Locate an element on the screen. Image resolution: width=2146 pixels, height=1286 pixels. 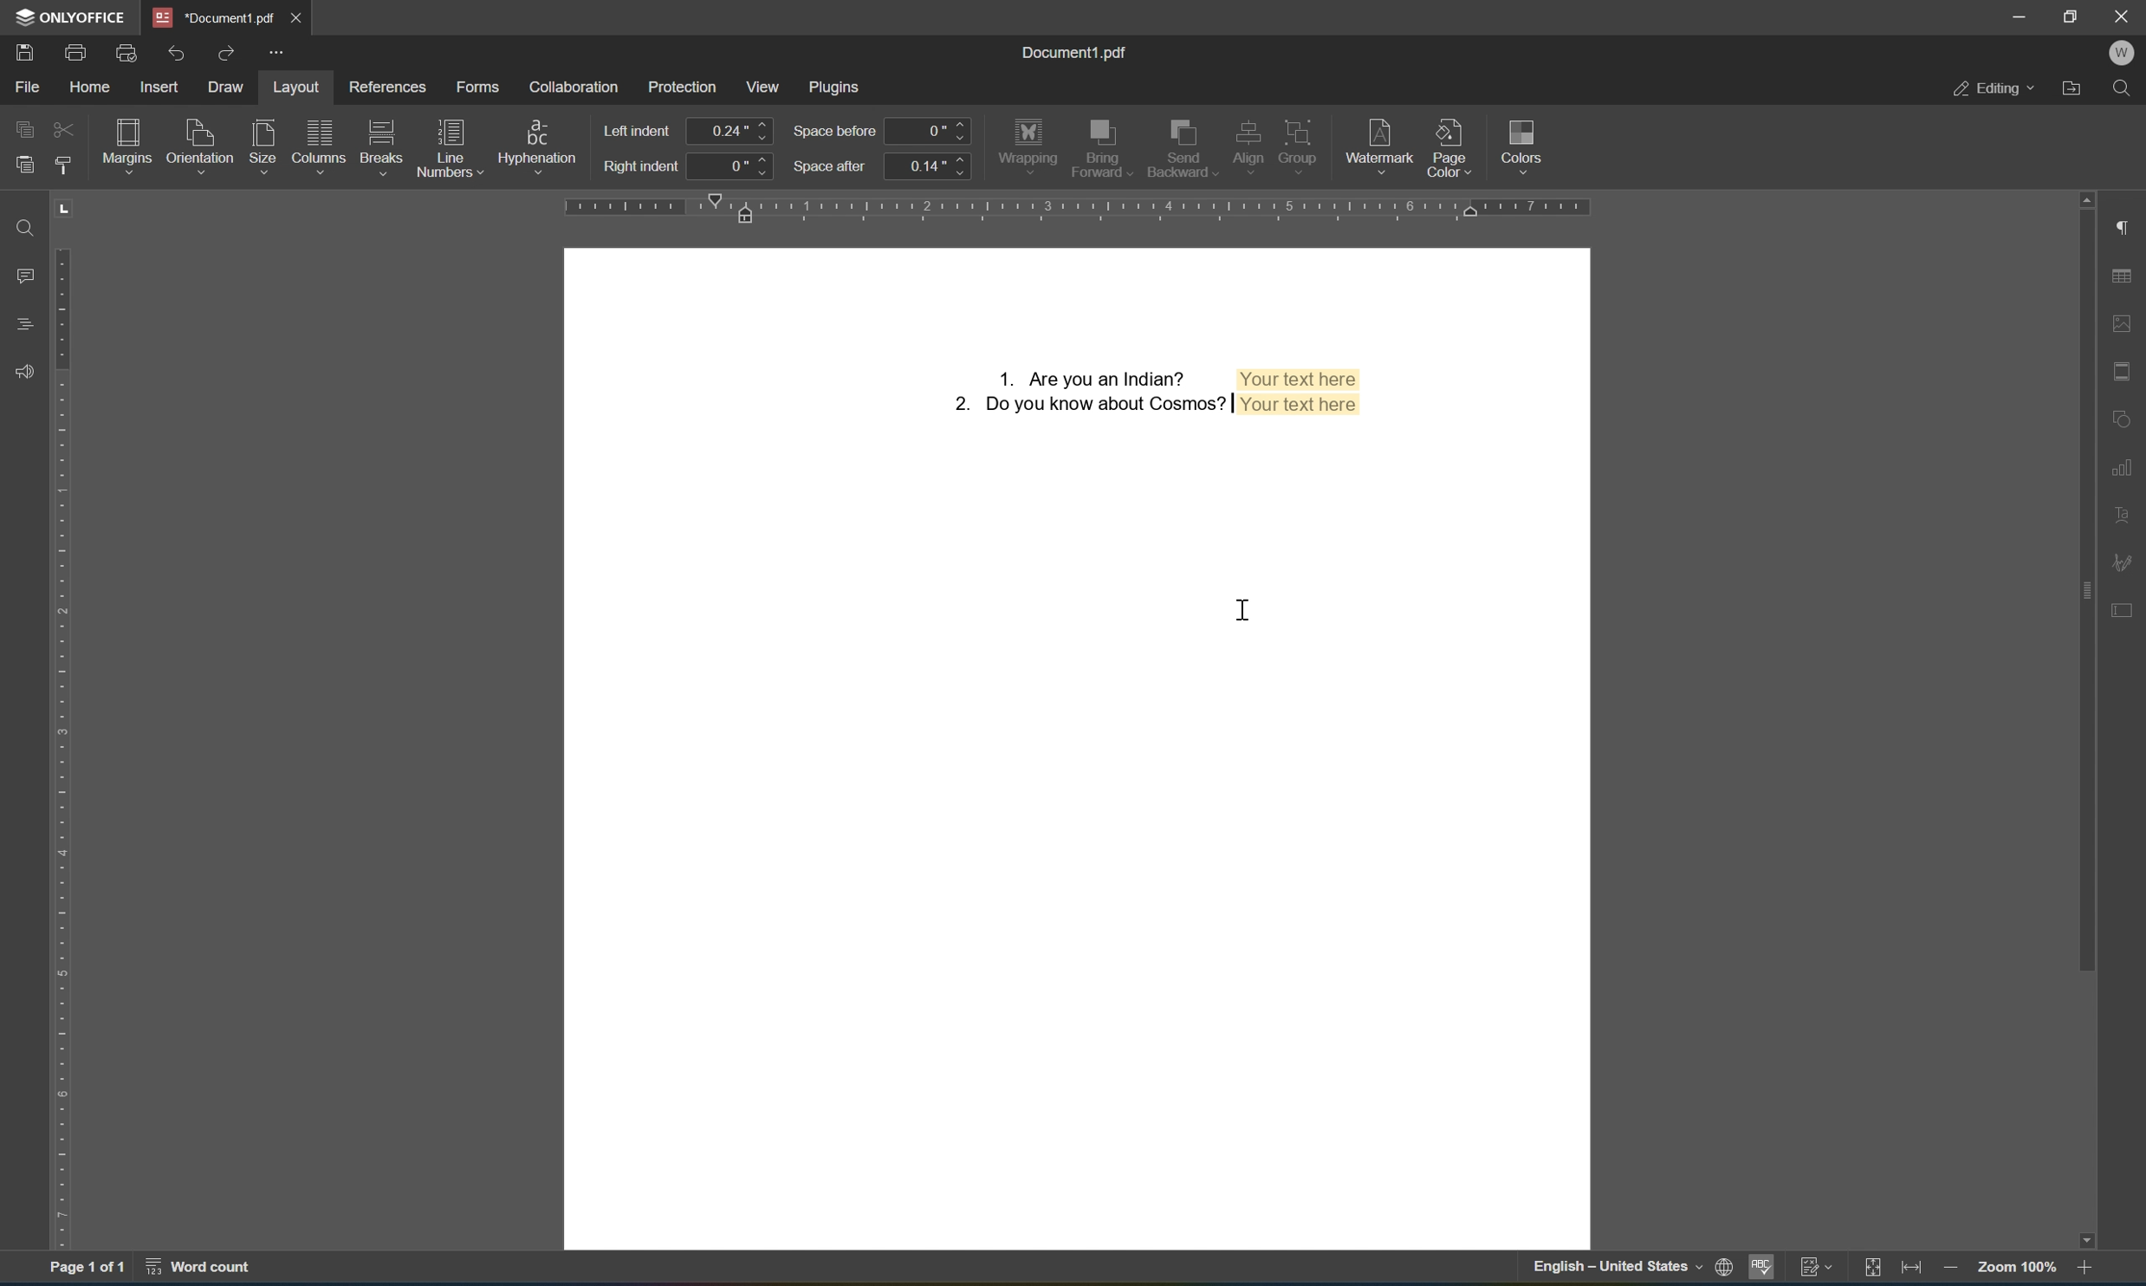
close is located at coordinates (296, 15).